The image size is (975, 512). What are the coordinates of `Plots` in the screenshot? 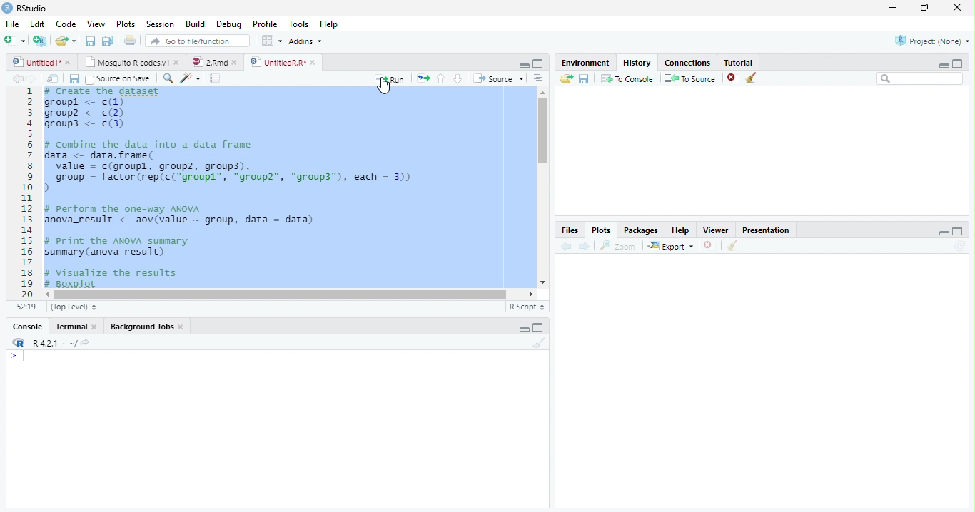 It's located at (600, 230).